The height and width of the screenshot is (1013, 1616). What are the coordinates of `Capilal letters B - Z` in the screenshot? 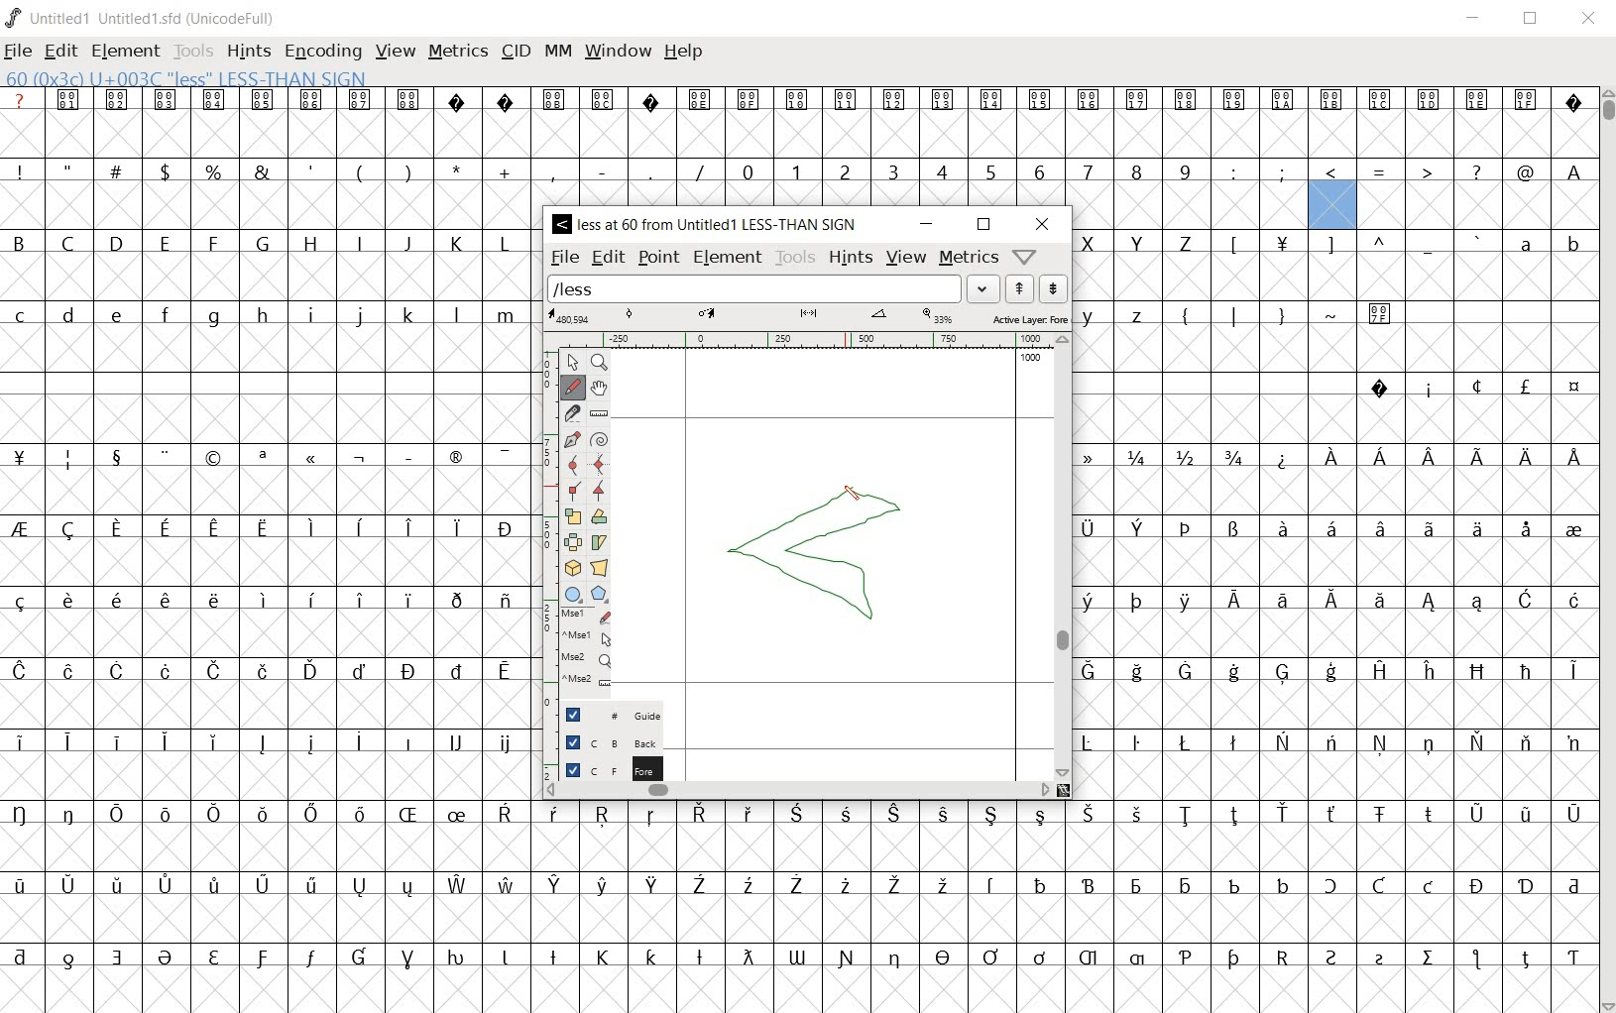 It's located at (267, 243).